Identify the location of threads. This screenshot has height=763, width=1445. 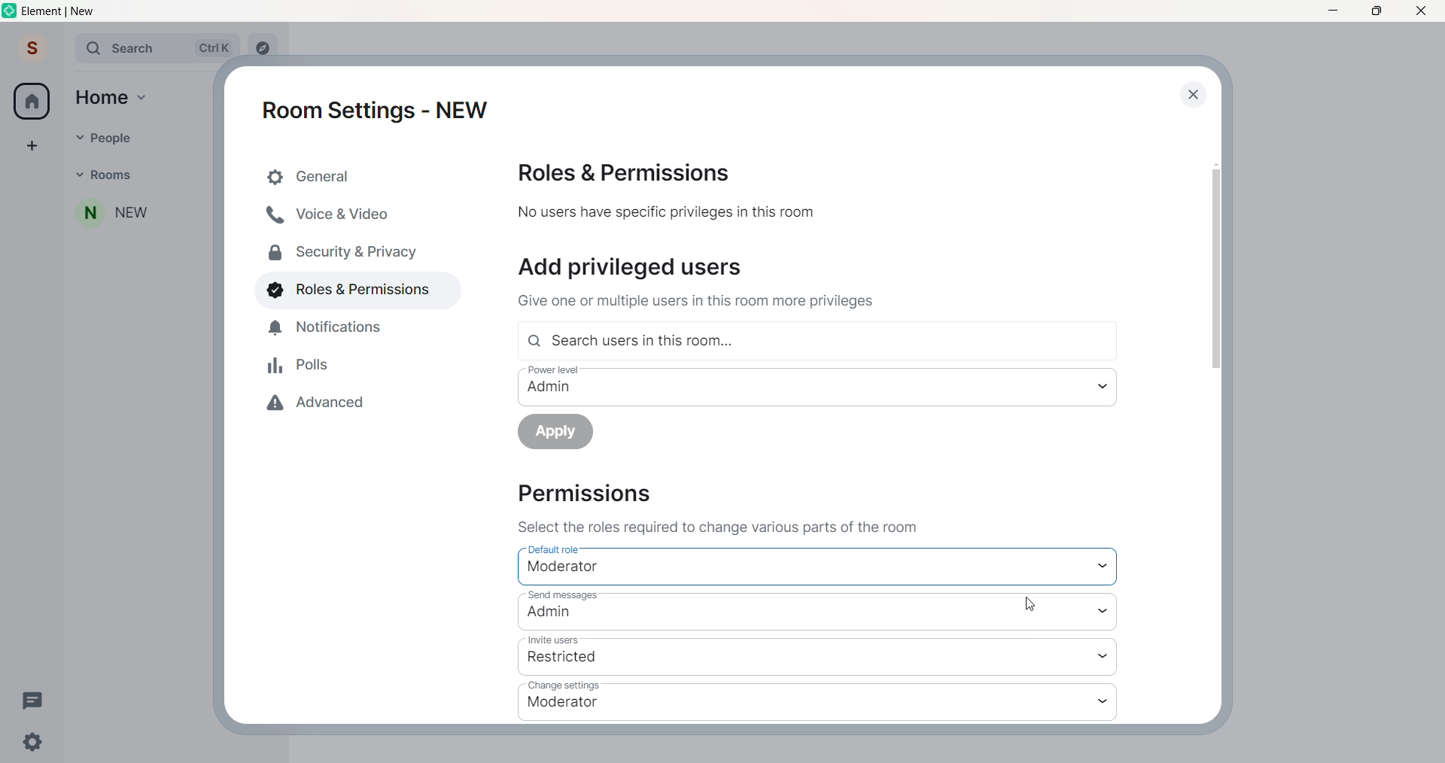
(38, 703).